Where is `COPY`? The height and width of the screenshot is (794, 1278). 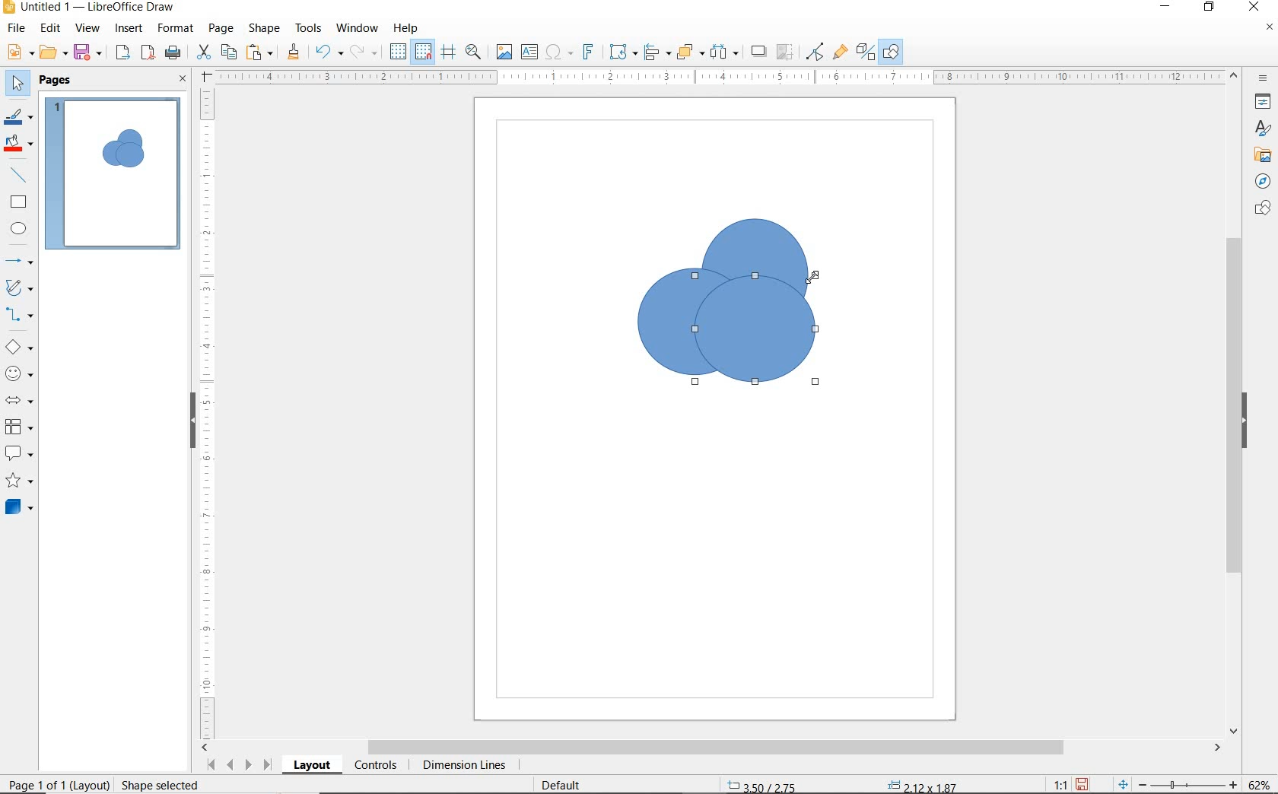 COPY is located at coordinates (229, 51).